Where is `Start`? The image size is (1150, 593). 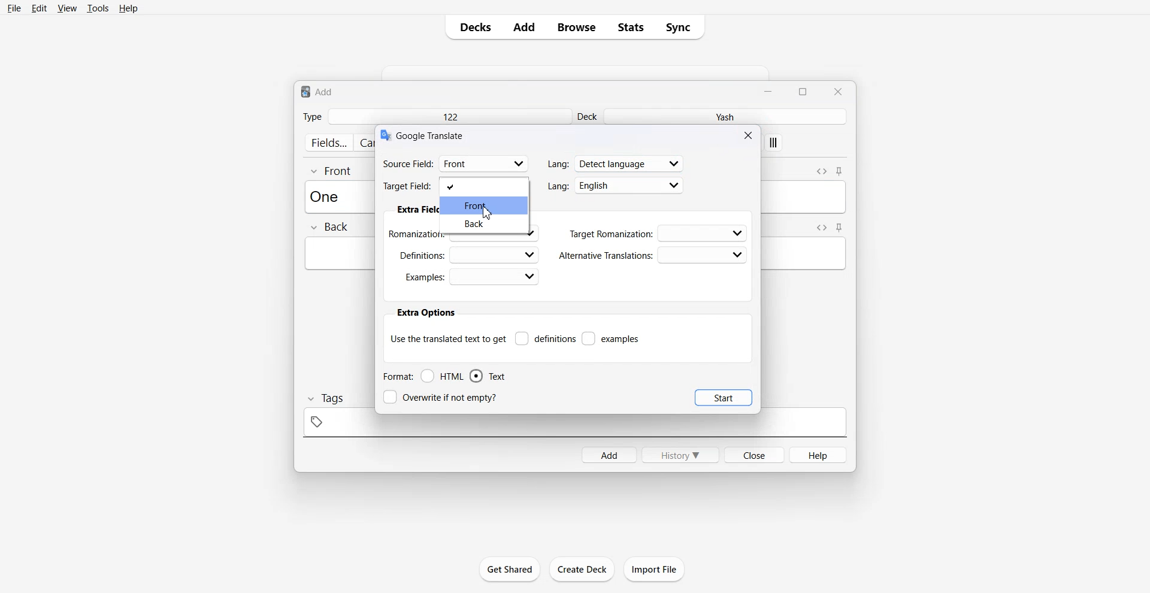
Start is located at coordinates (724, 397).